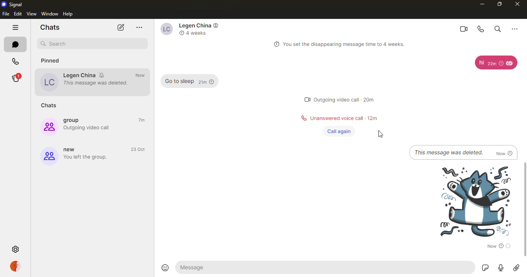  I want to click on icon, so click(217, 26).